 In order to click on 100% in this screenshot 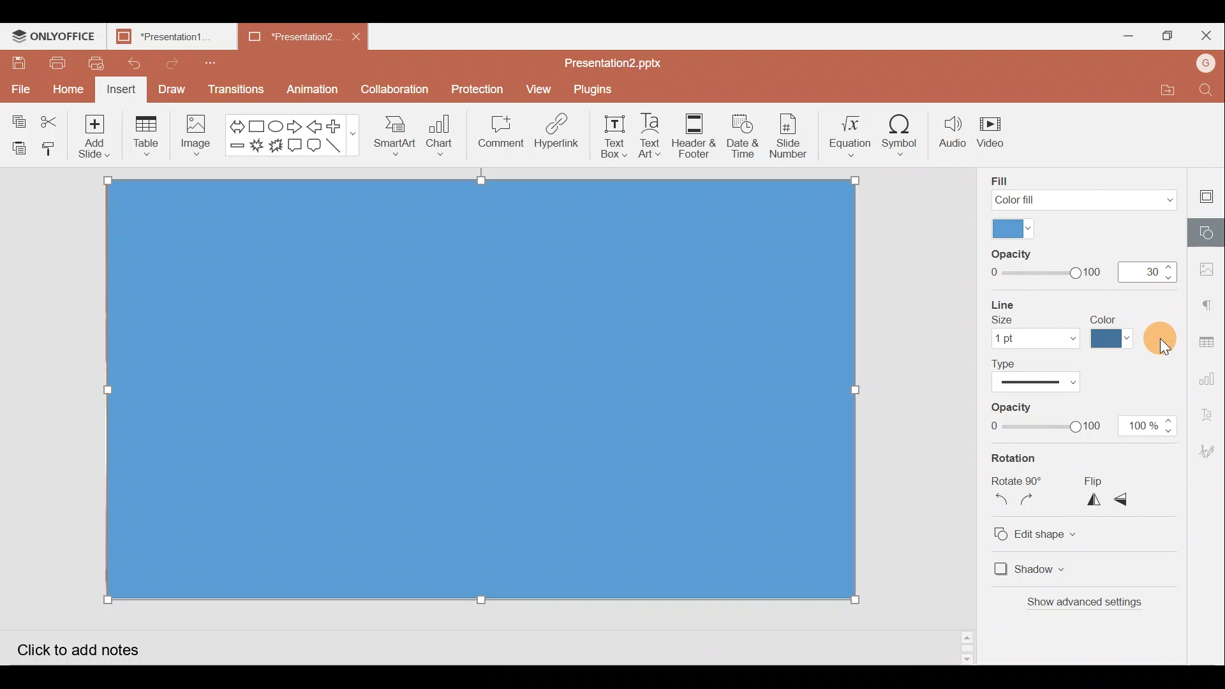, I will do `click(1148, 427)`.